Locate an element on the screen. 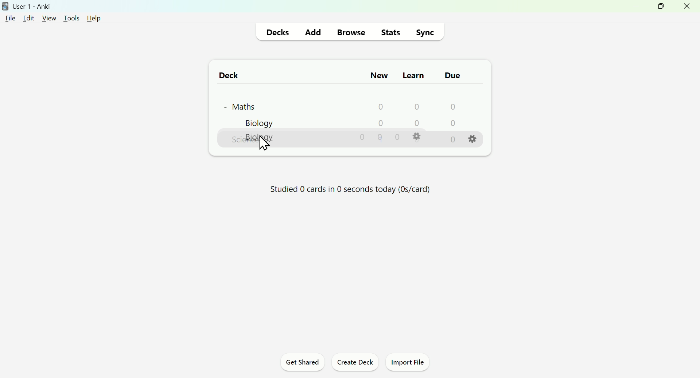 Image resolution: width=700 pixels, height=378 pixels. 0 is located at coordinates (380, 124).